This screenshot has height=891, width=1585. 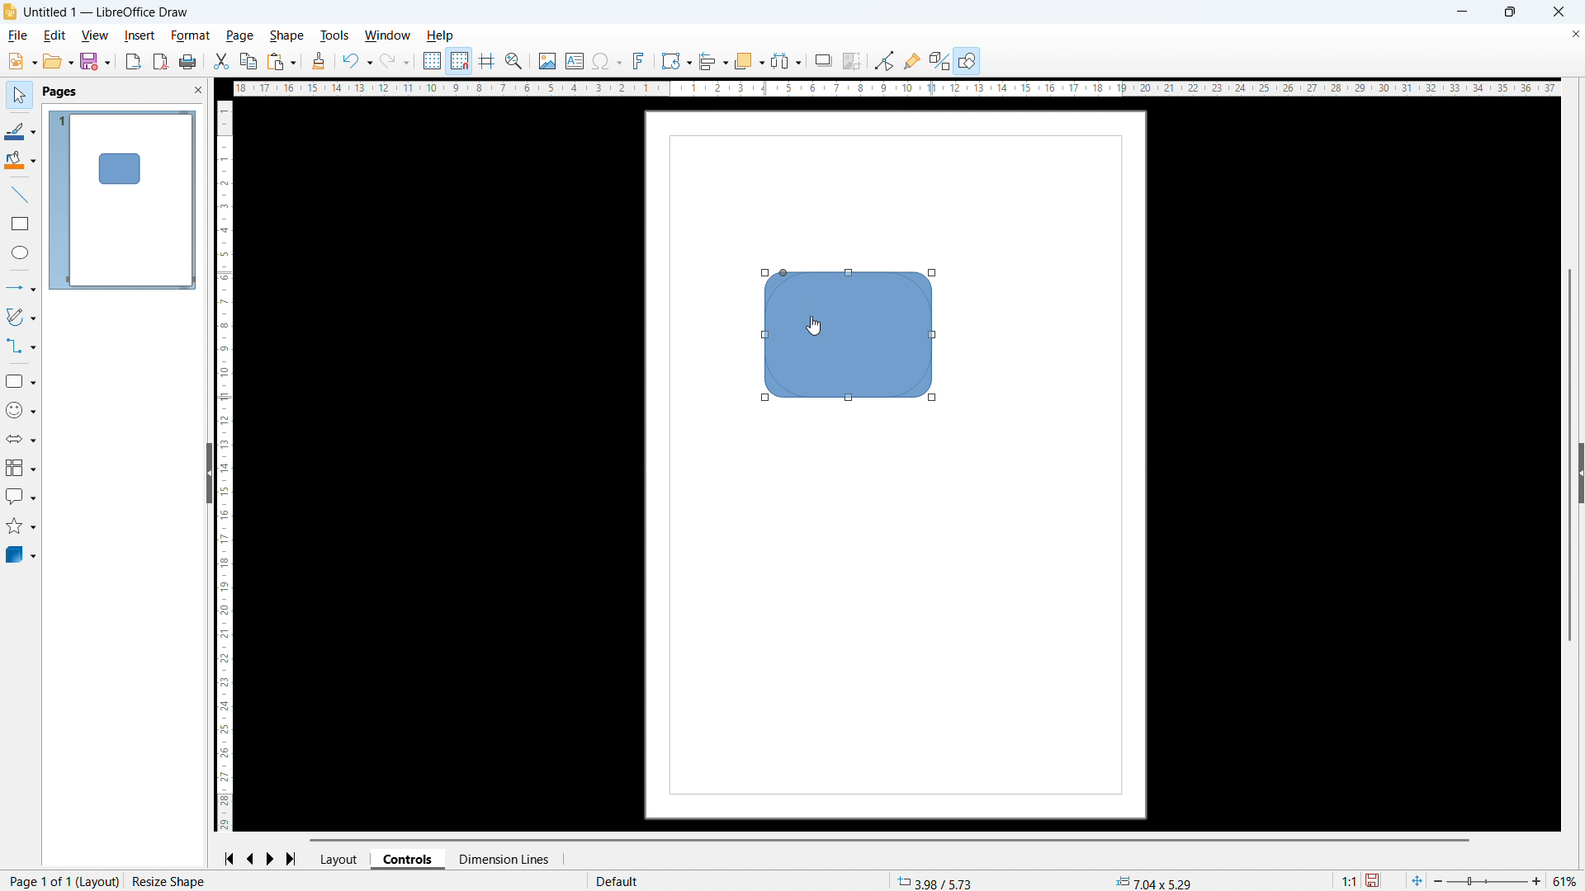 I want to click on Line colour , so click(x=20, y=130).